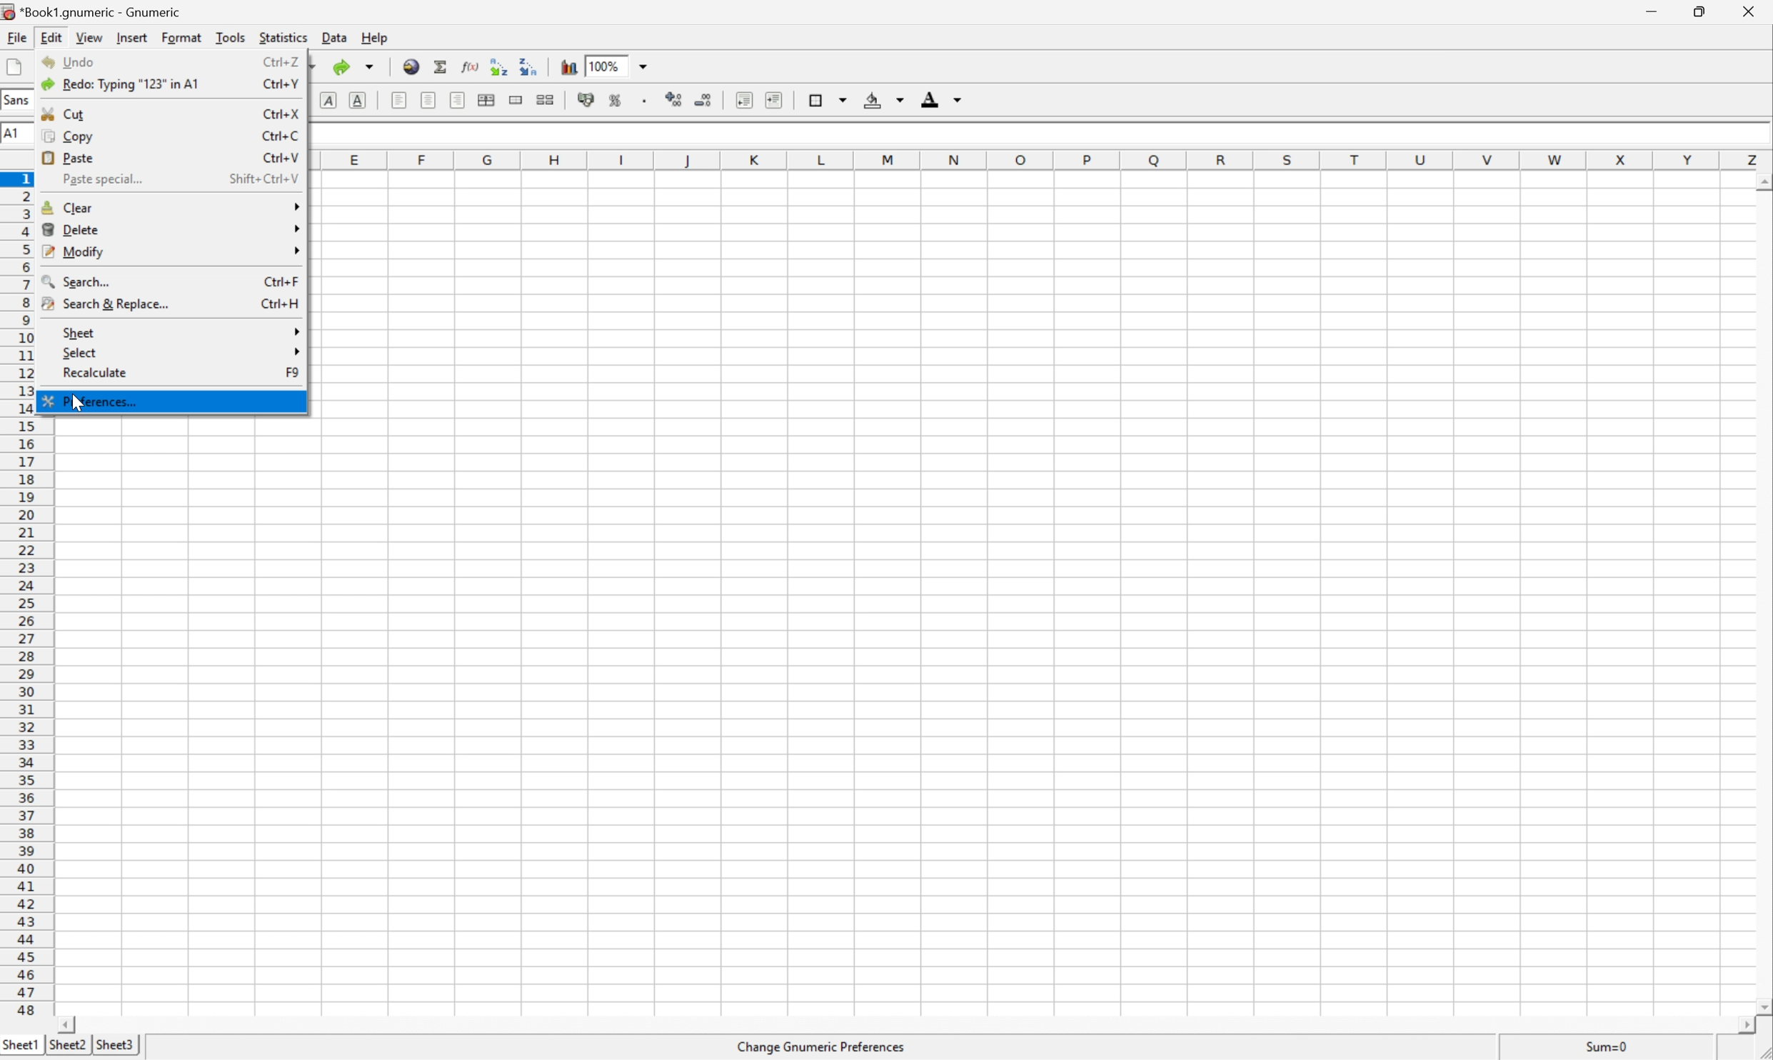 The image size is (1773, 1060). What do you see at coordinates (228, 39) in the screenshot?
I see `tools` at bounding box center [228, 39].